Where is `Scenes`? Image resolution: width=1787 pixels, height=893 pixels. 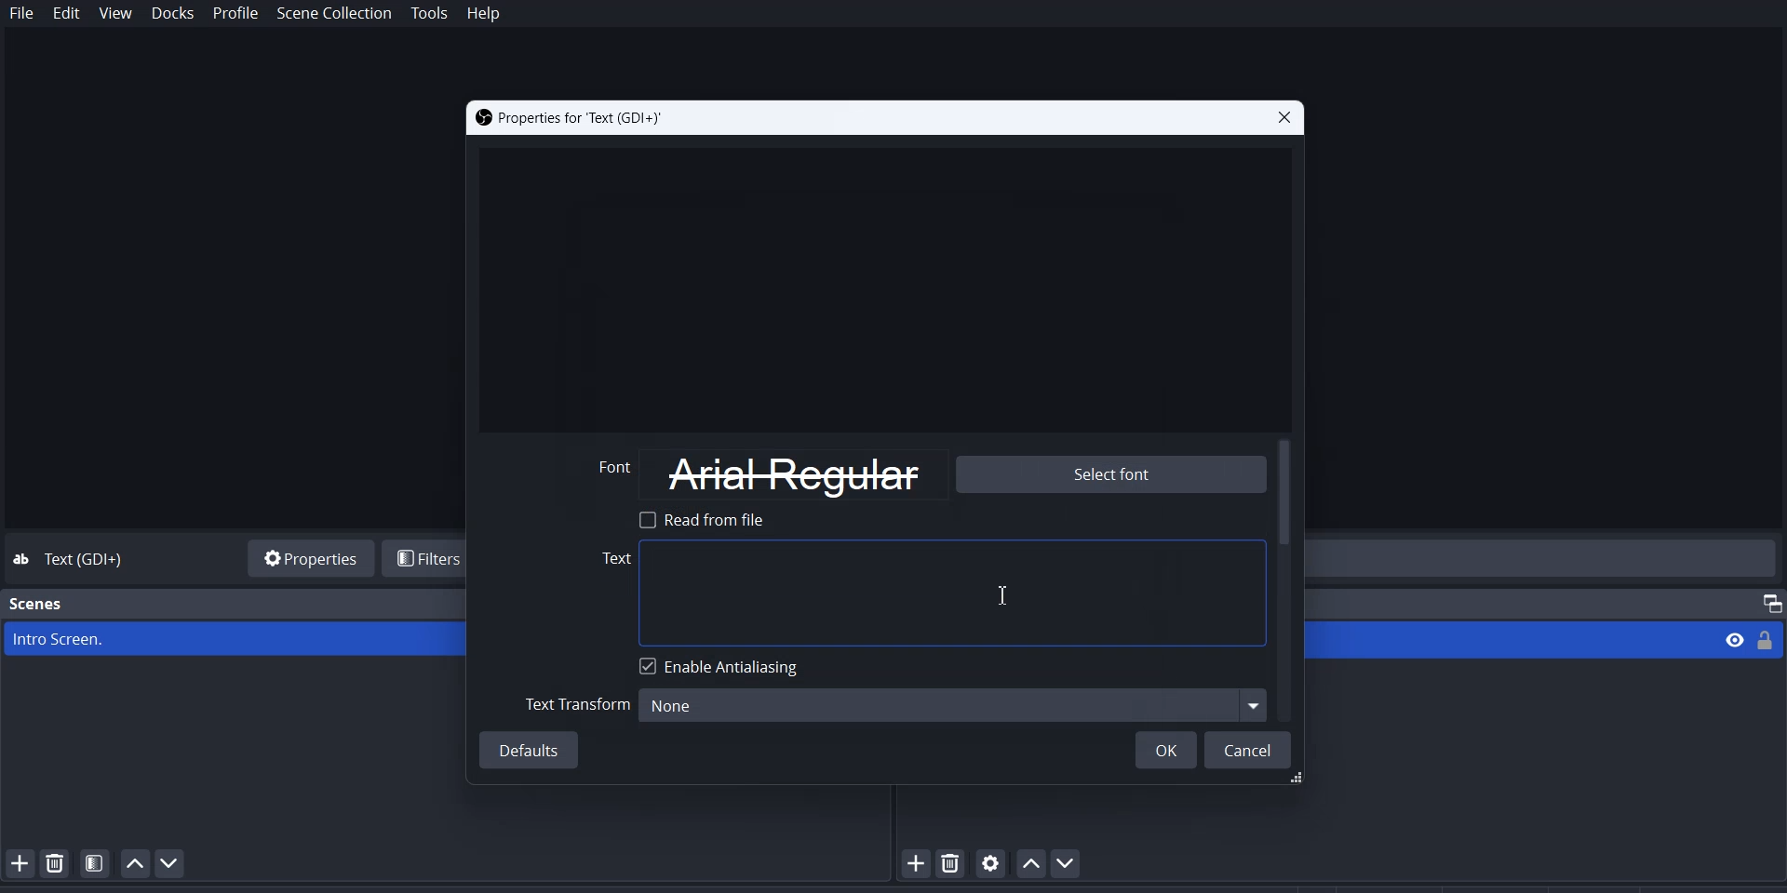 Scenes is located at coordinates (37, 604).